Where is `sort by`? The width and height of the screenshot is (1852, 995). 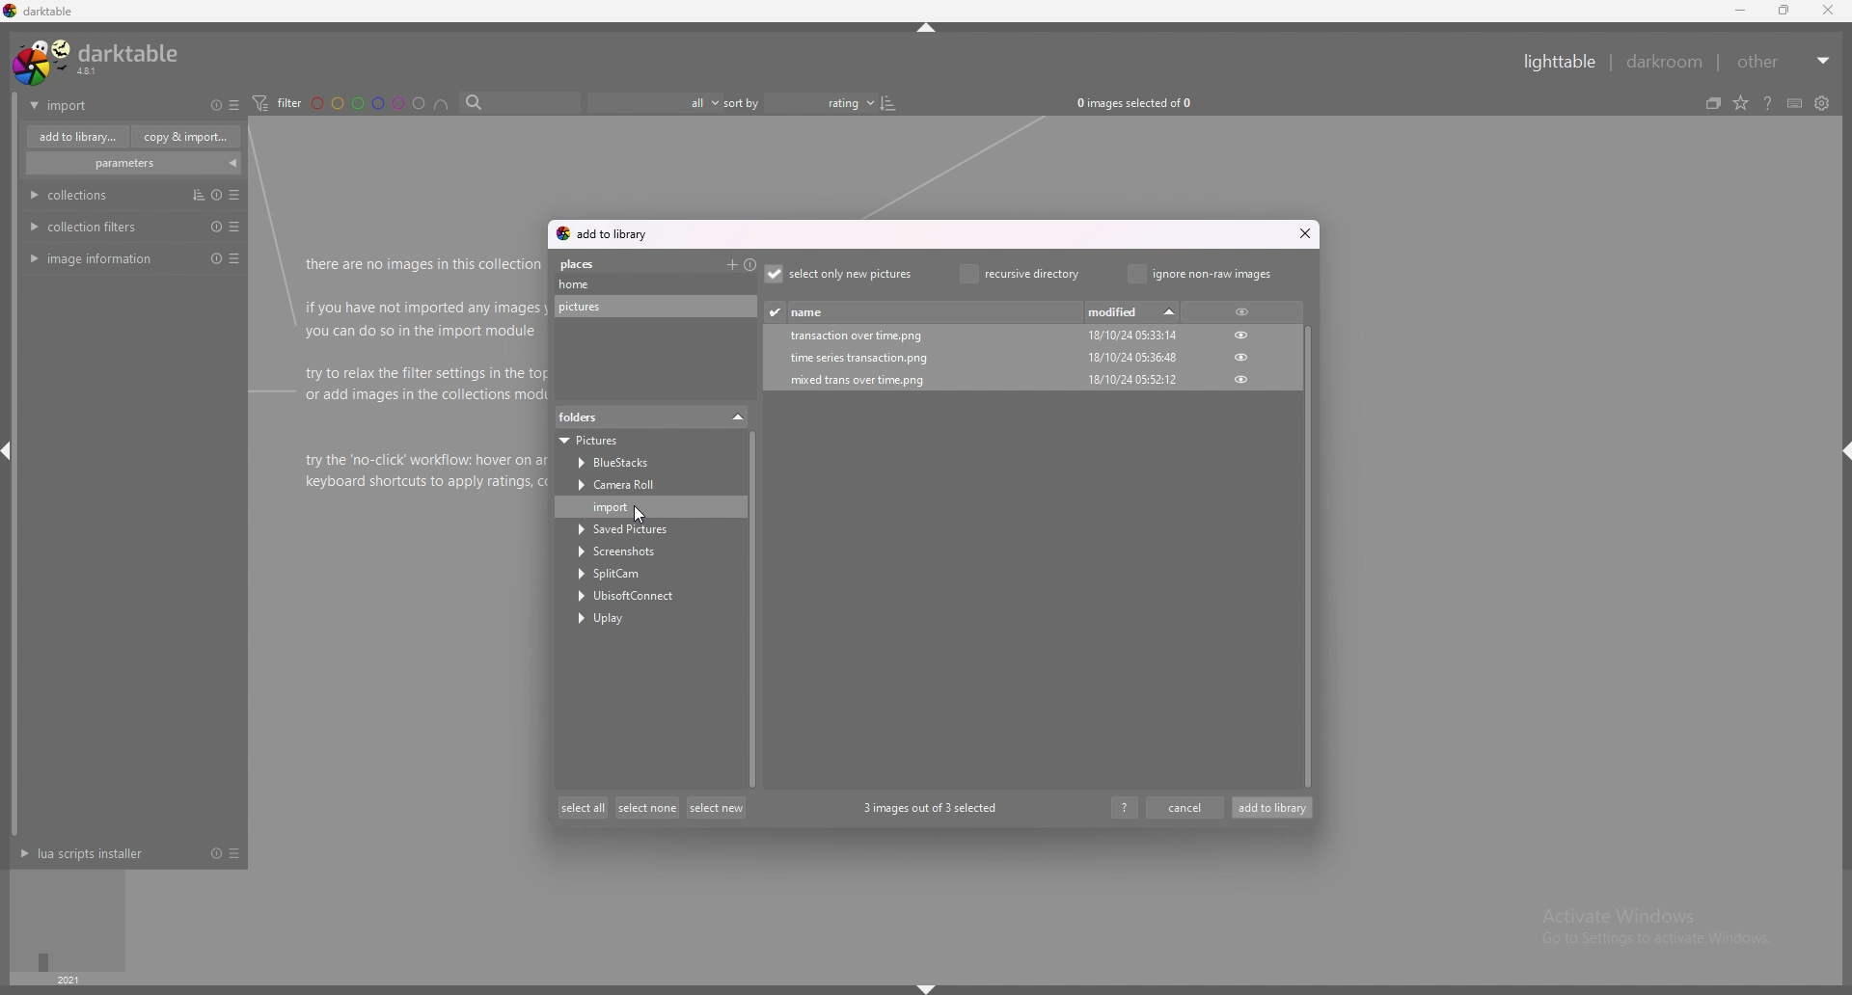 sort by is located at coordinates (800, 102).